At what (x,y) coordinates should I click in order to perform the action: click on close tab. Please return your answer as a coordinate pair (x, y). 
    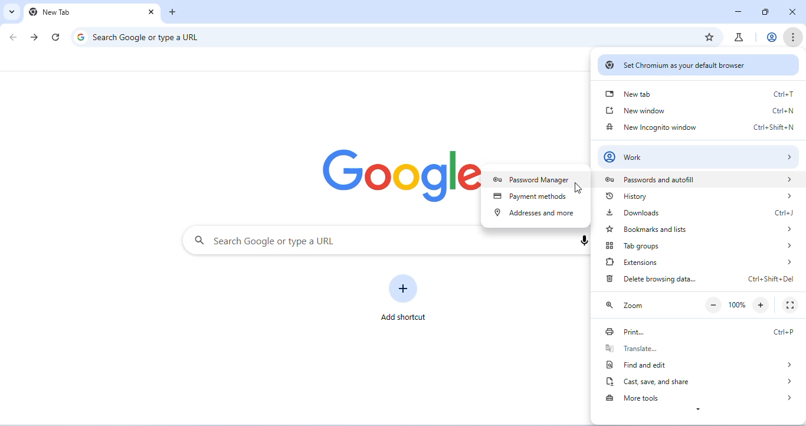
    Looking at the image, I should click on (150, 12).